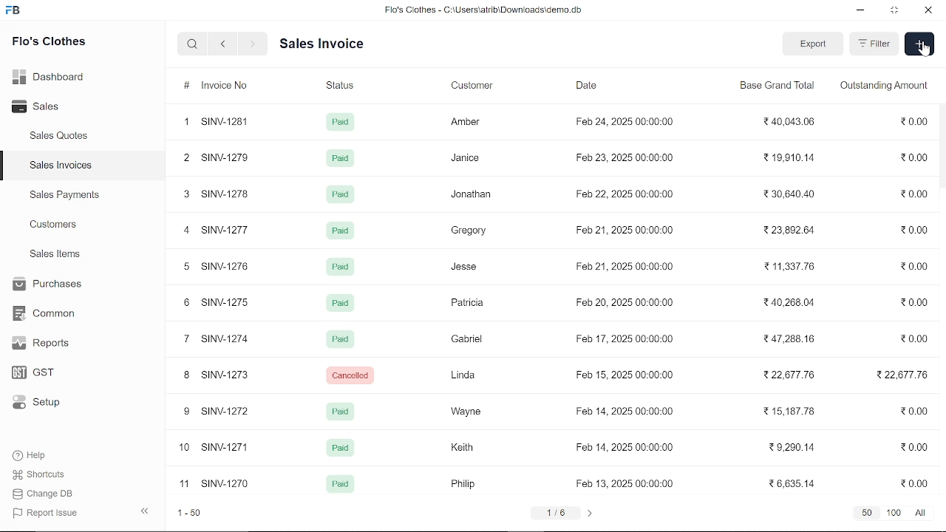  What do you see at coordinates (61, 166) in the screenshot?
I see `Sales Invoices` at bounding box center [61, 166].